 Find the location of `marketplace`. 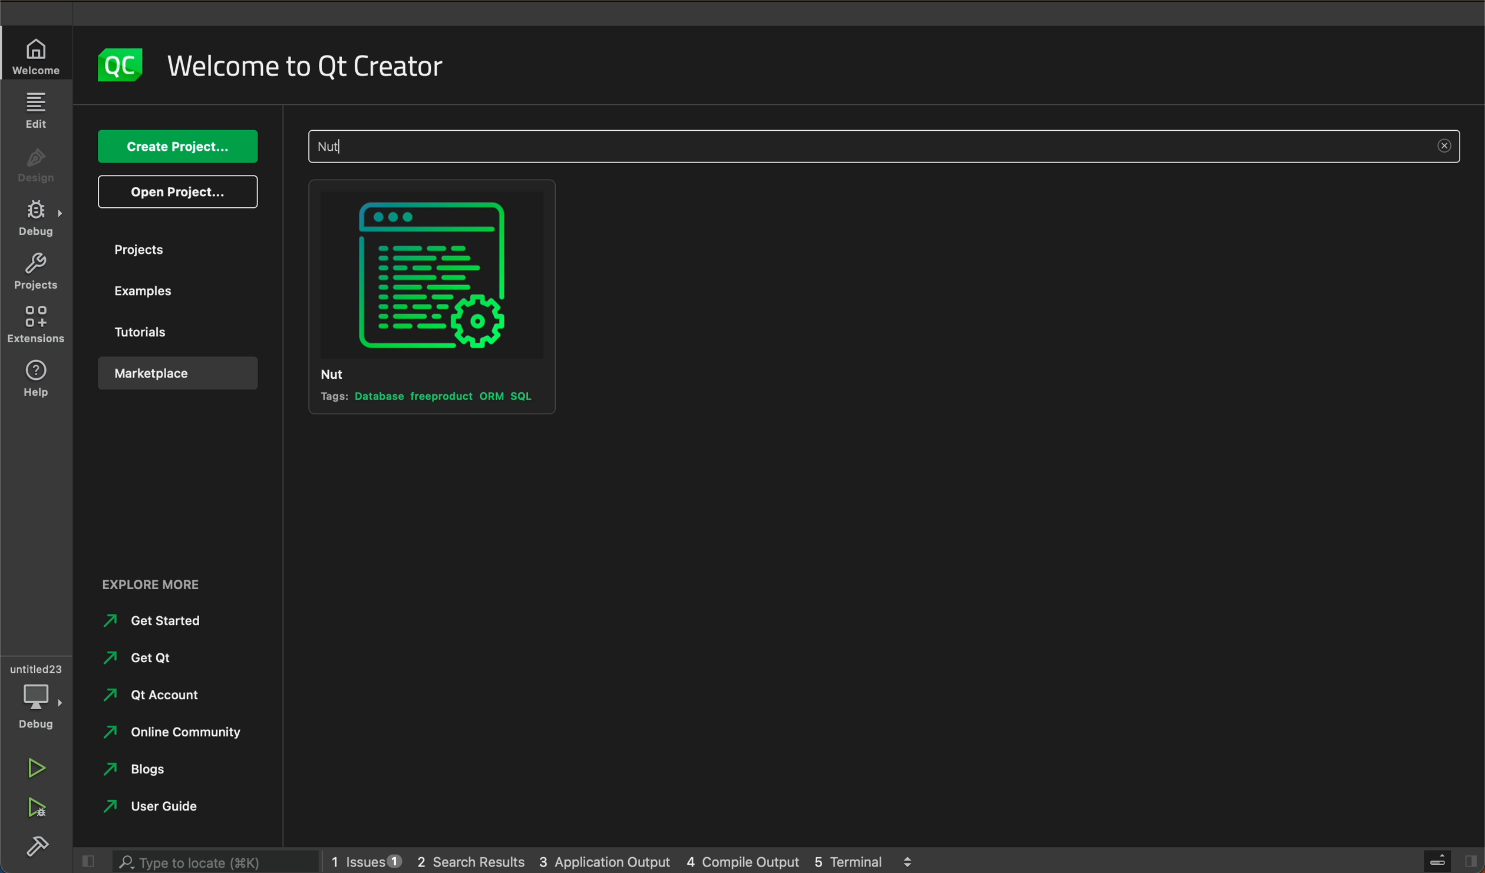

marketplace is located at coordinates (174, 373).